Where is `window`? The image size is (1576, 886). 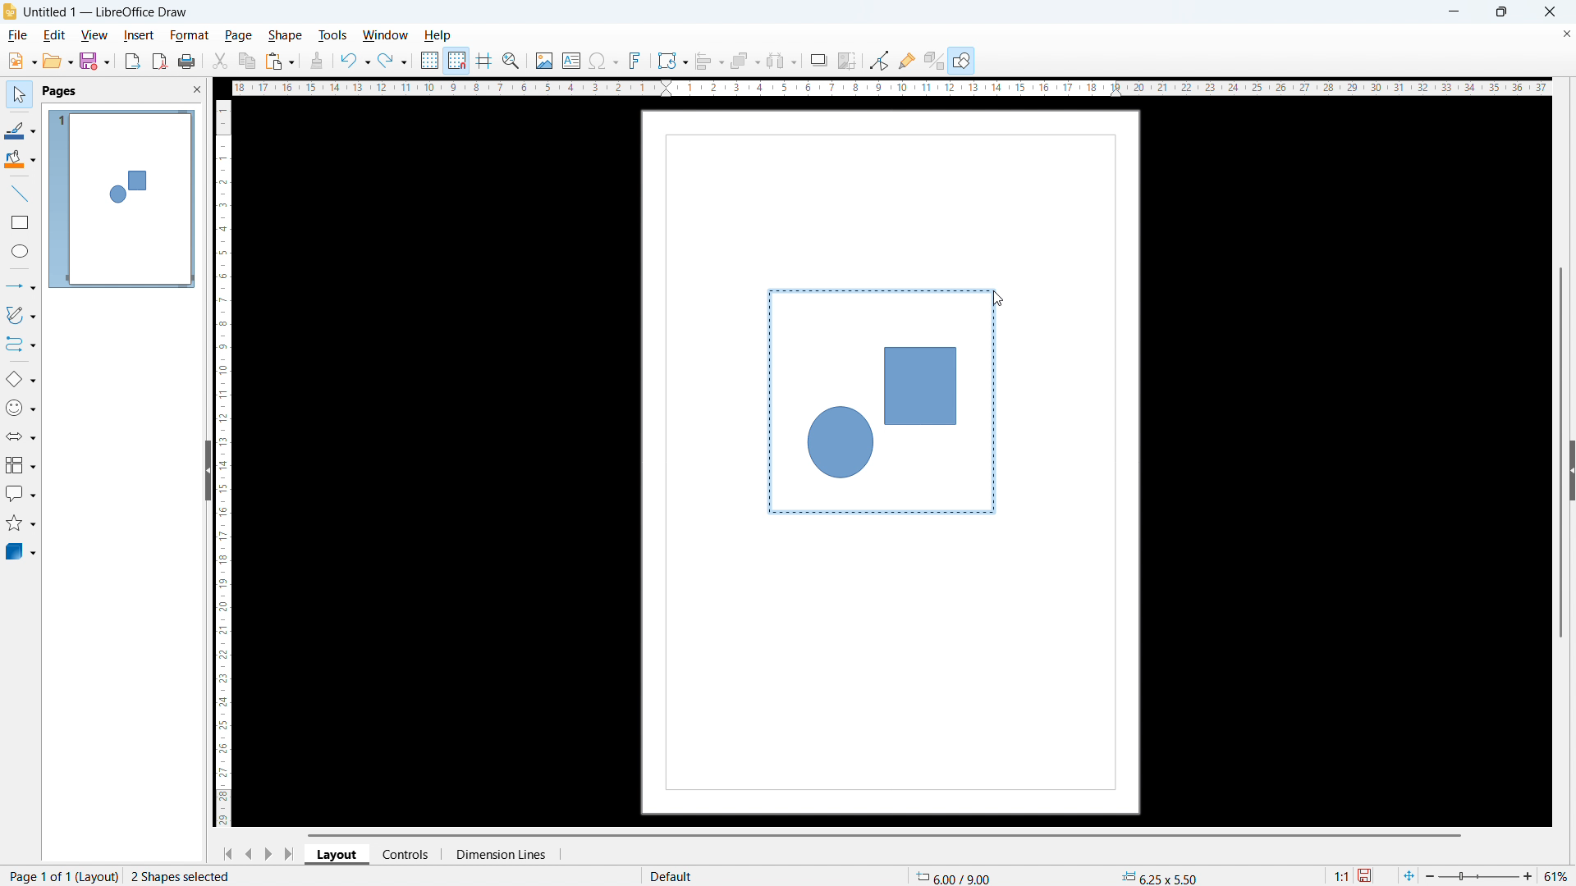 window is located at coordinates (386, 35).